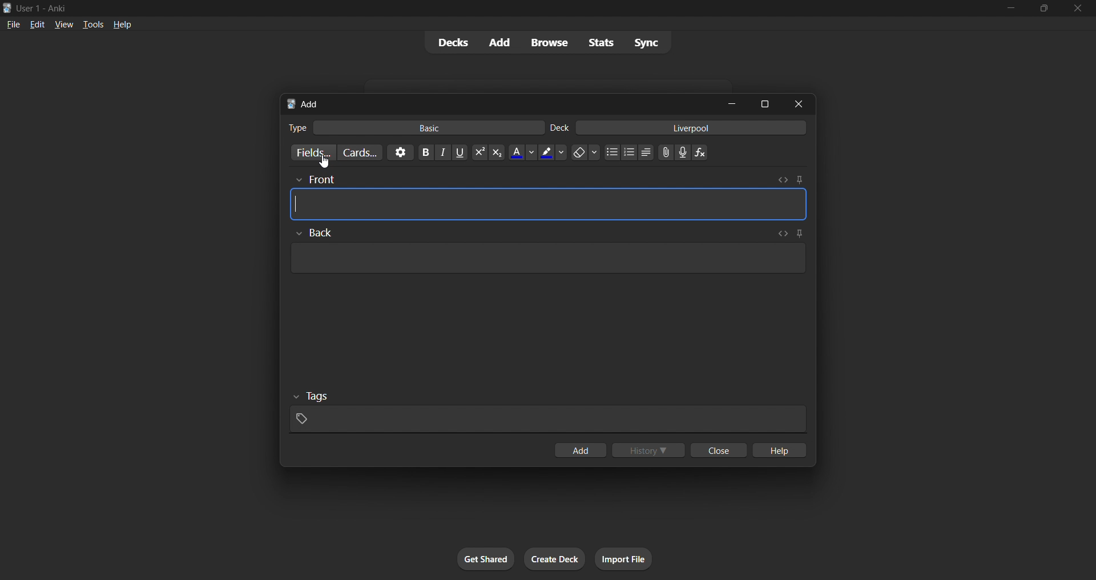  What do you see at coordinates (92, 24) in the screenshot?
I see `tools` at bounding box center [92, 24].